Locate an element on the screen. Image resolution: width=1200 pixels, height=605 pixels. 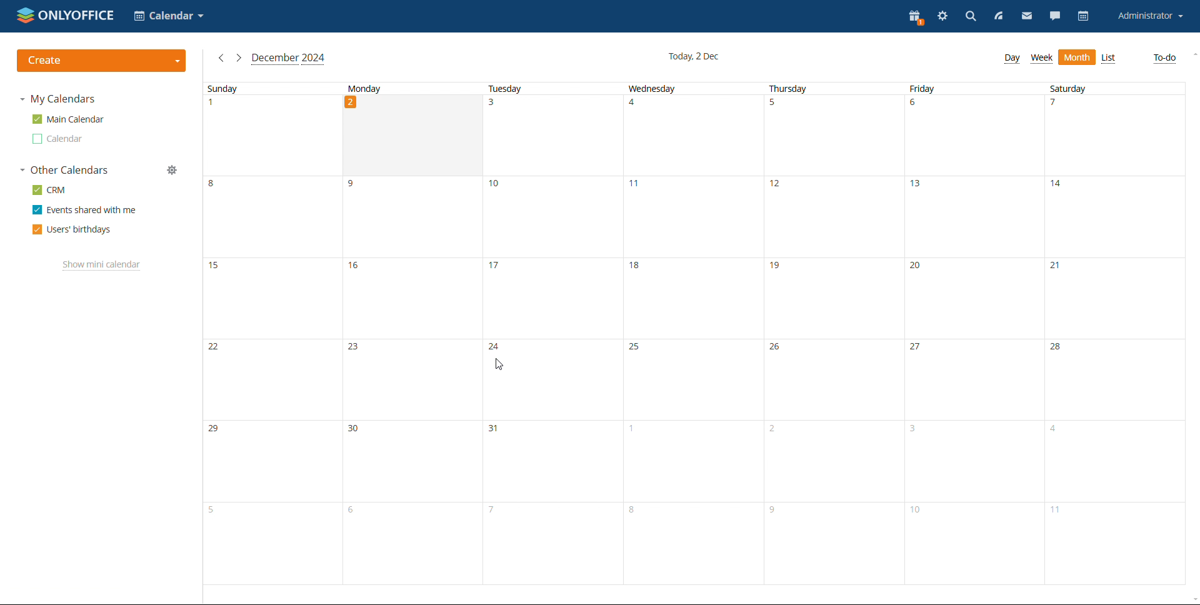
10 is located at coordinates (497, 186).